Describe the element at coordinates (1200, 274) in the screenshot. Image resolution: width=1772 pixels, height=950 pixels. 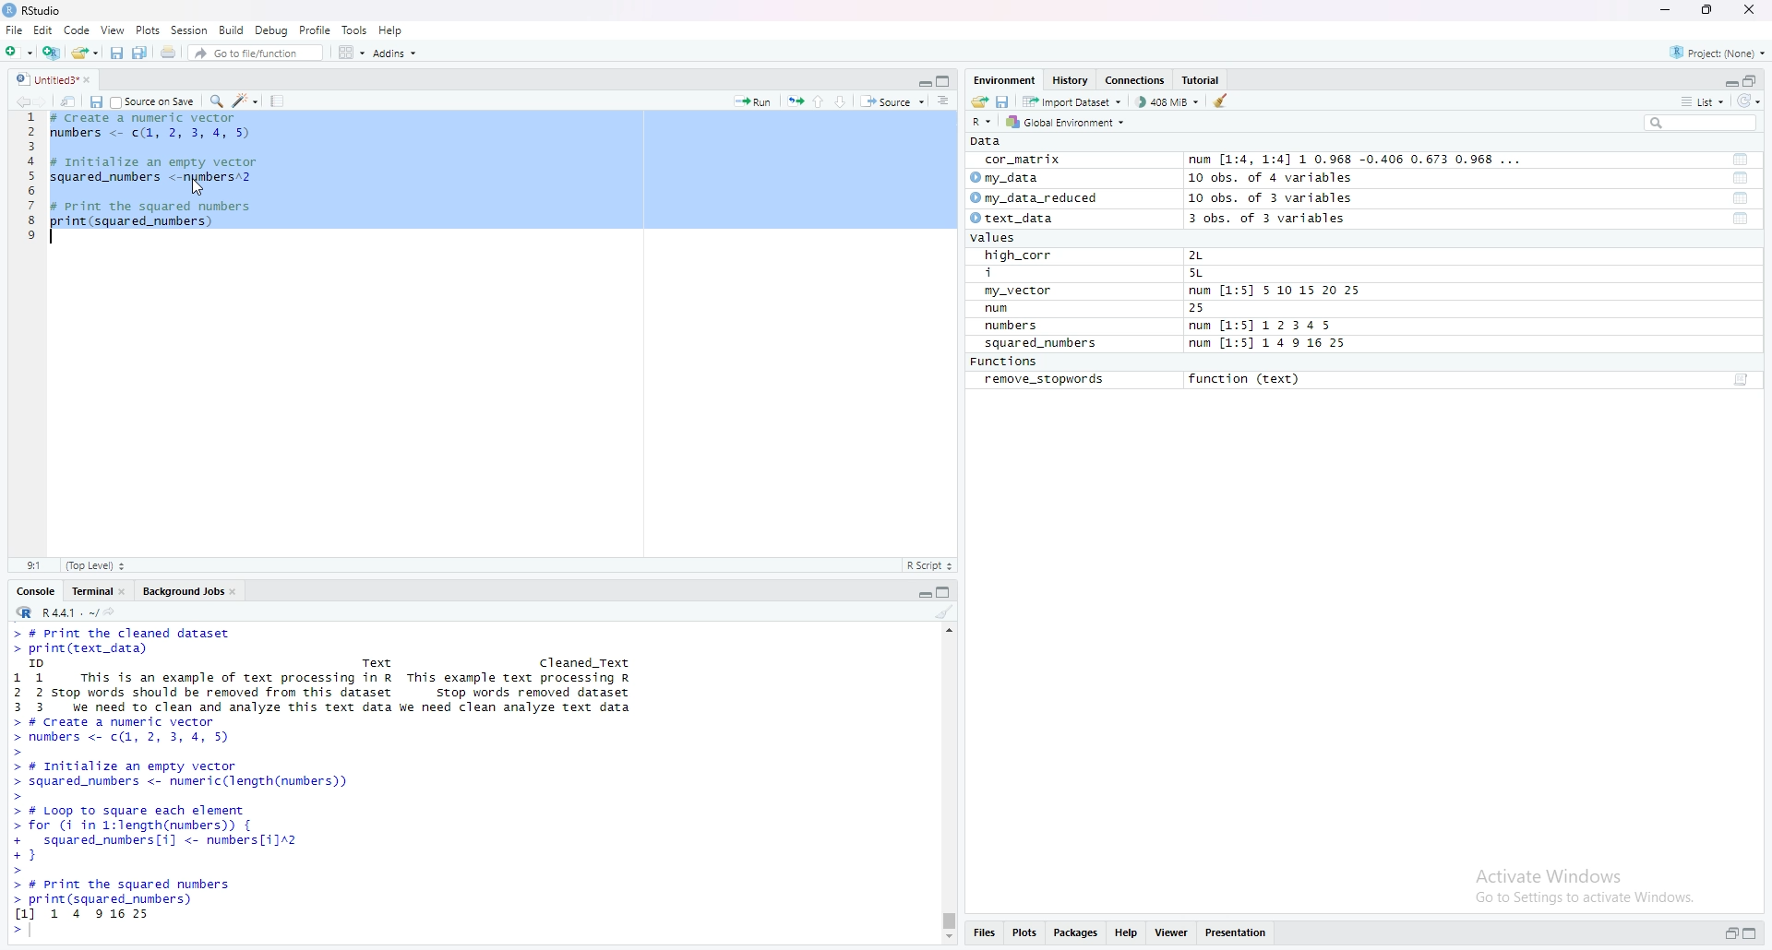
I see `5L` at that location.